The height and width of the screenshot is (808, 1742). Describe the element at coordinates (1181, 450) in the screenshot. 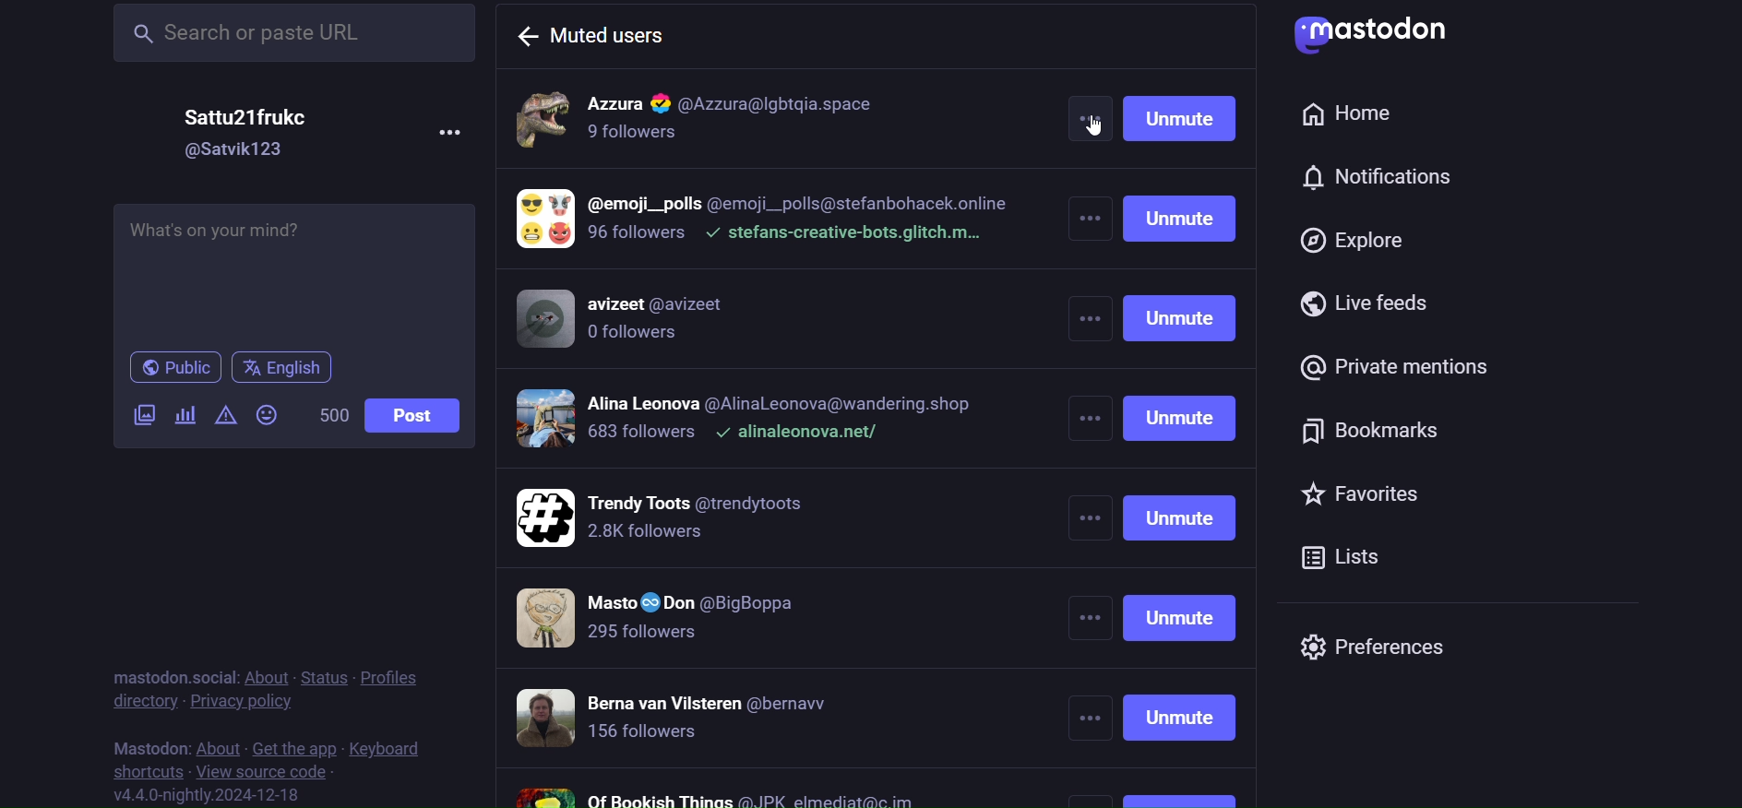

I see `unmute` at that location.